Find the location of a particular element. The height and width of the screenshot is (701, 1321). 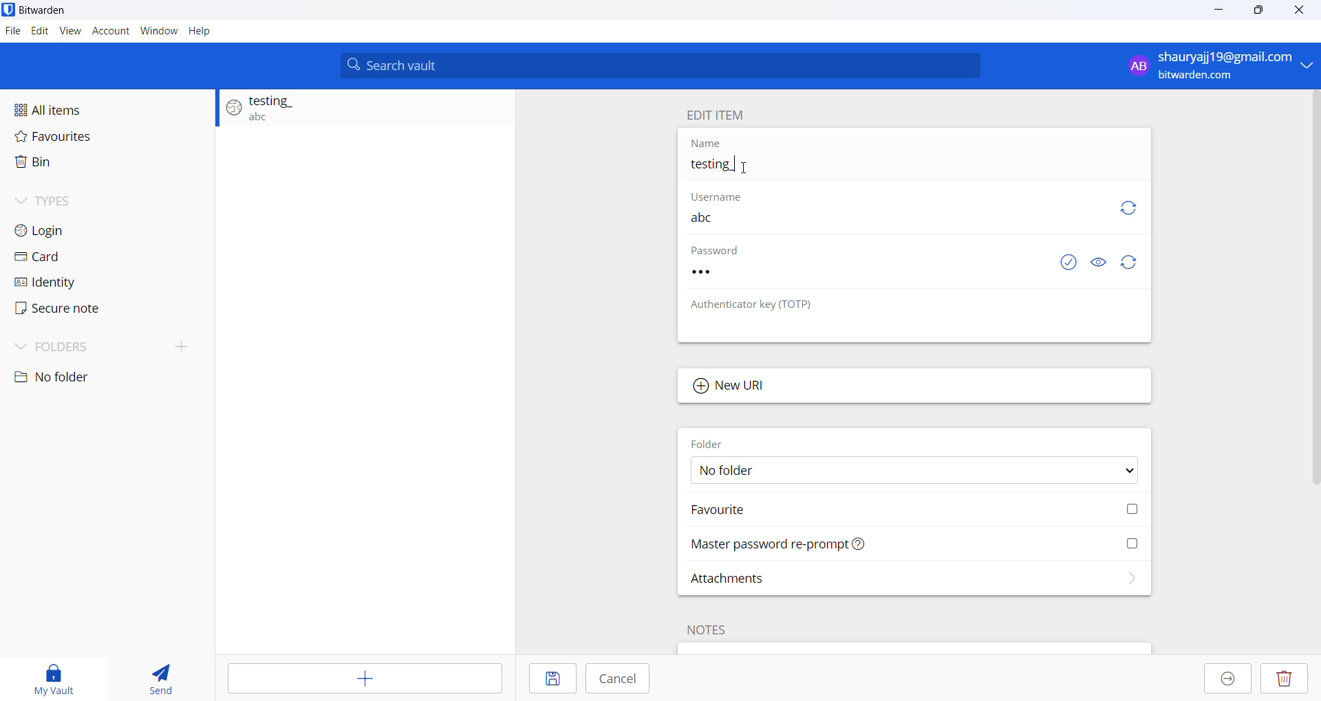

Bin is located at coordinates (100, 164).